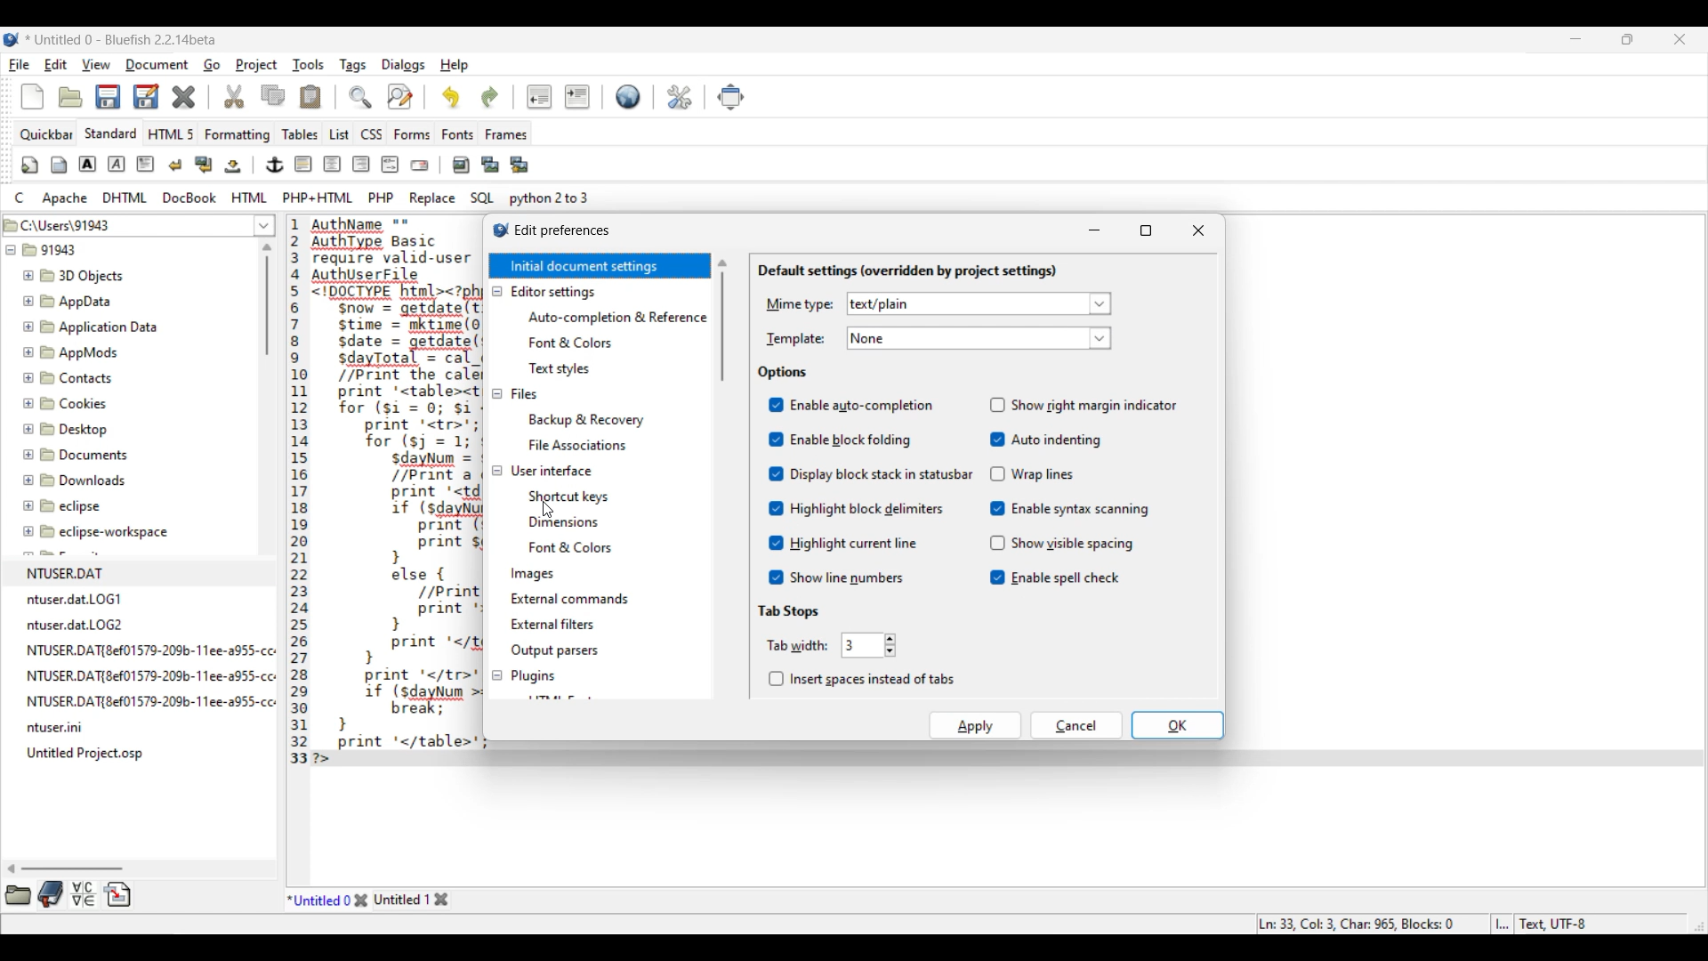  What do you see at coordinates (722, 320) in the screenshot?
I see `Vertical slide bar` at bounding box center [722, 320].